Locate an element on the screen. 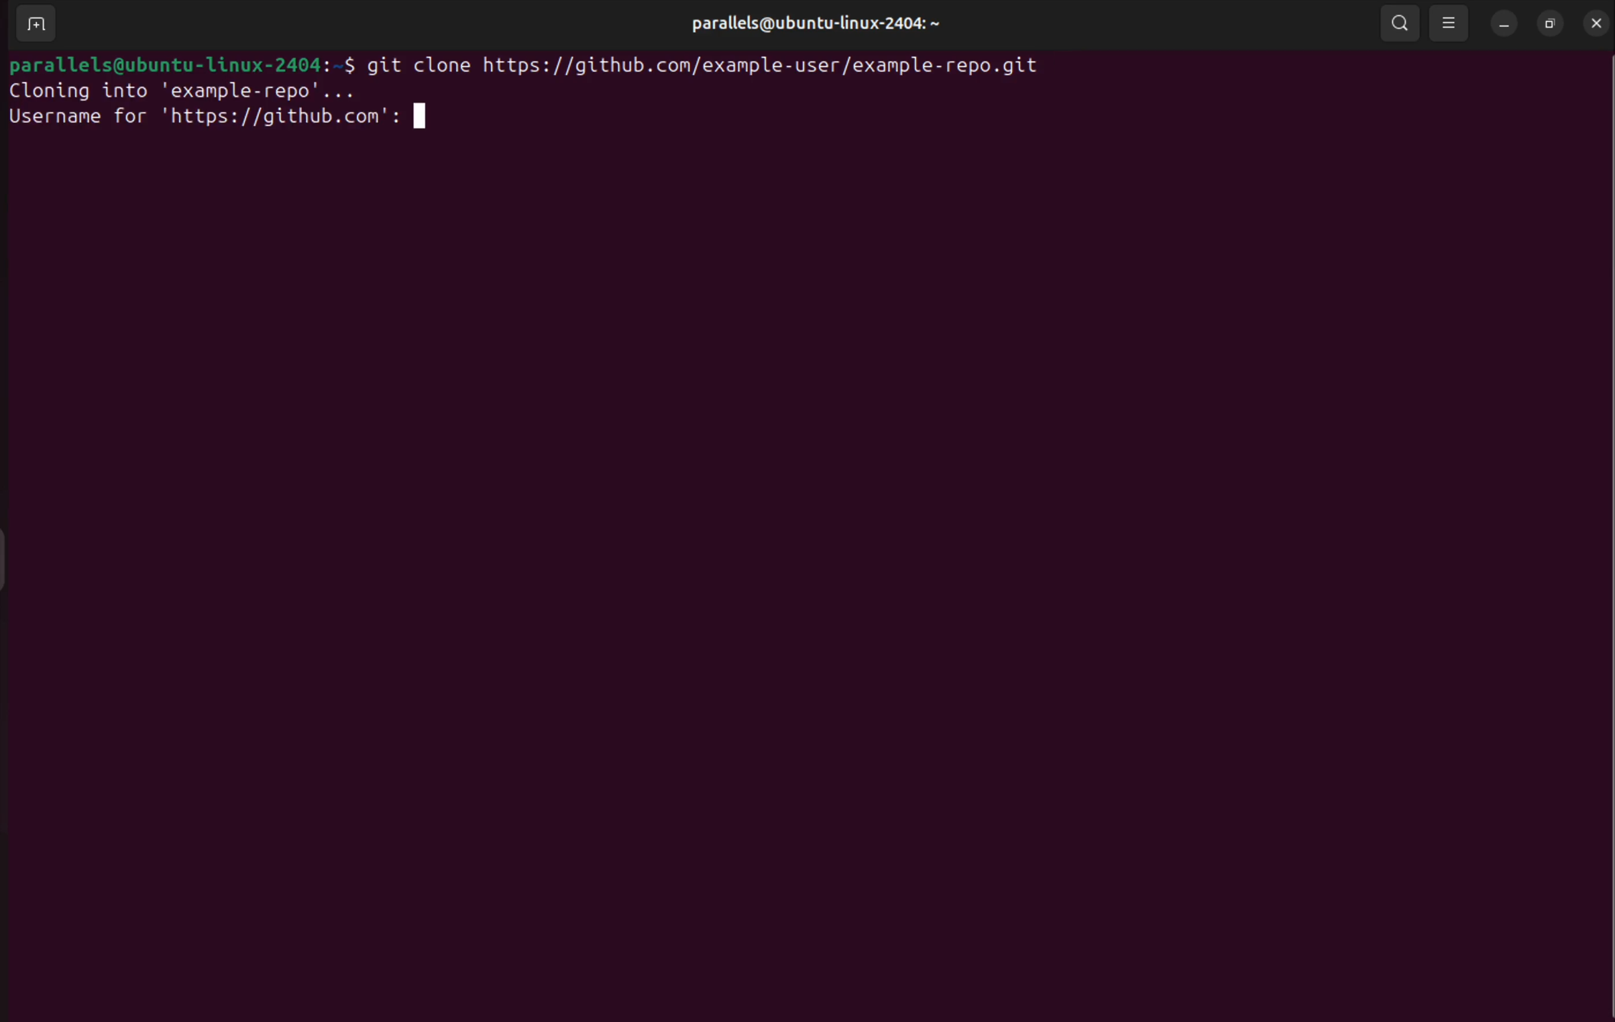  add terminal is located at coordinates (32, 25).